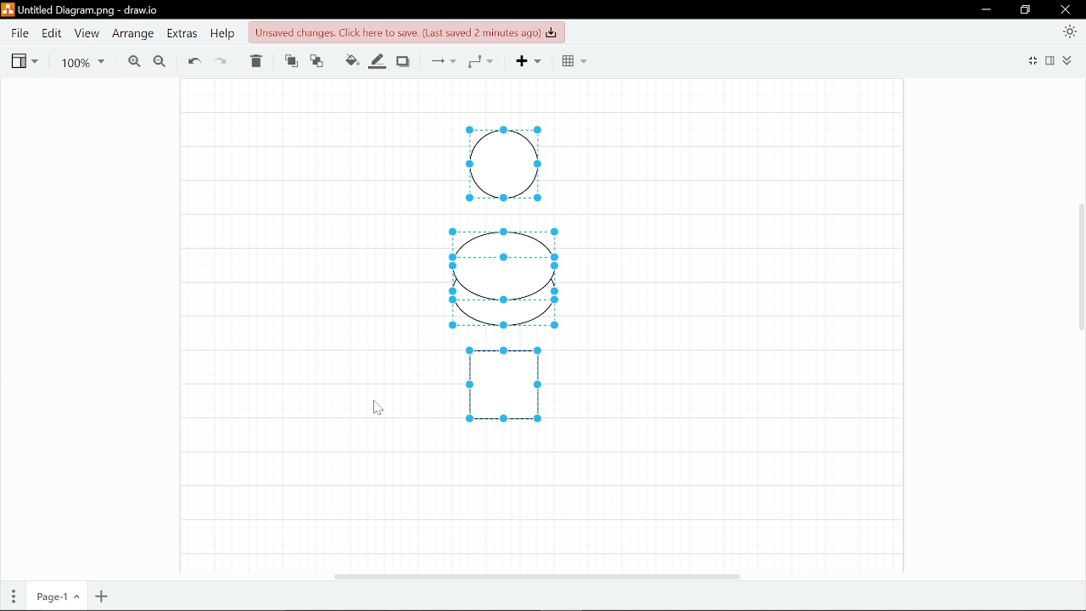 This screenshot has height=611, width=1086. What do you see at coordinates (573, 61) in the screenshot?
I see `Grid` at bounding box center [573, 61].